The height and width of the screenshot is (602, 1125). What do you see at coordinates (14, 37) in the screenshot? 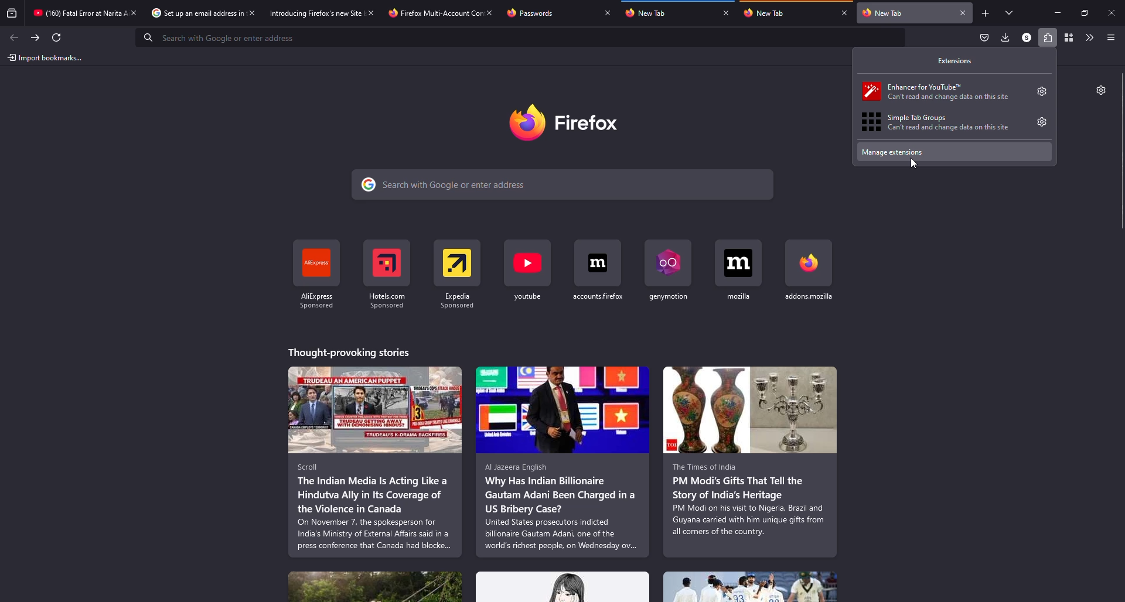
I see `back` at bounding box center [14, 37].